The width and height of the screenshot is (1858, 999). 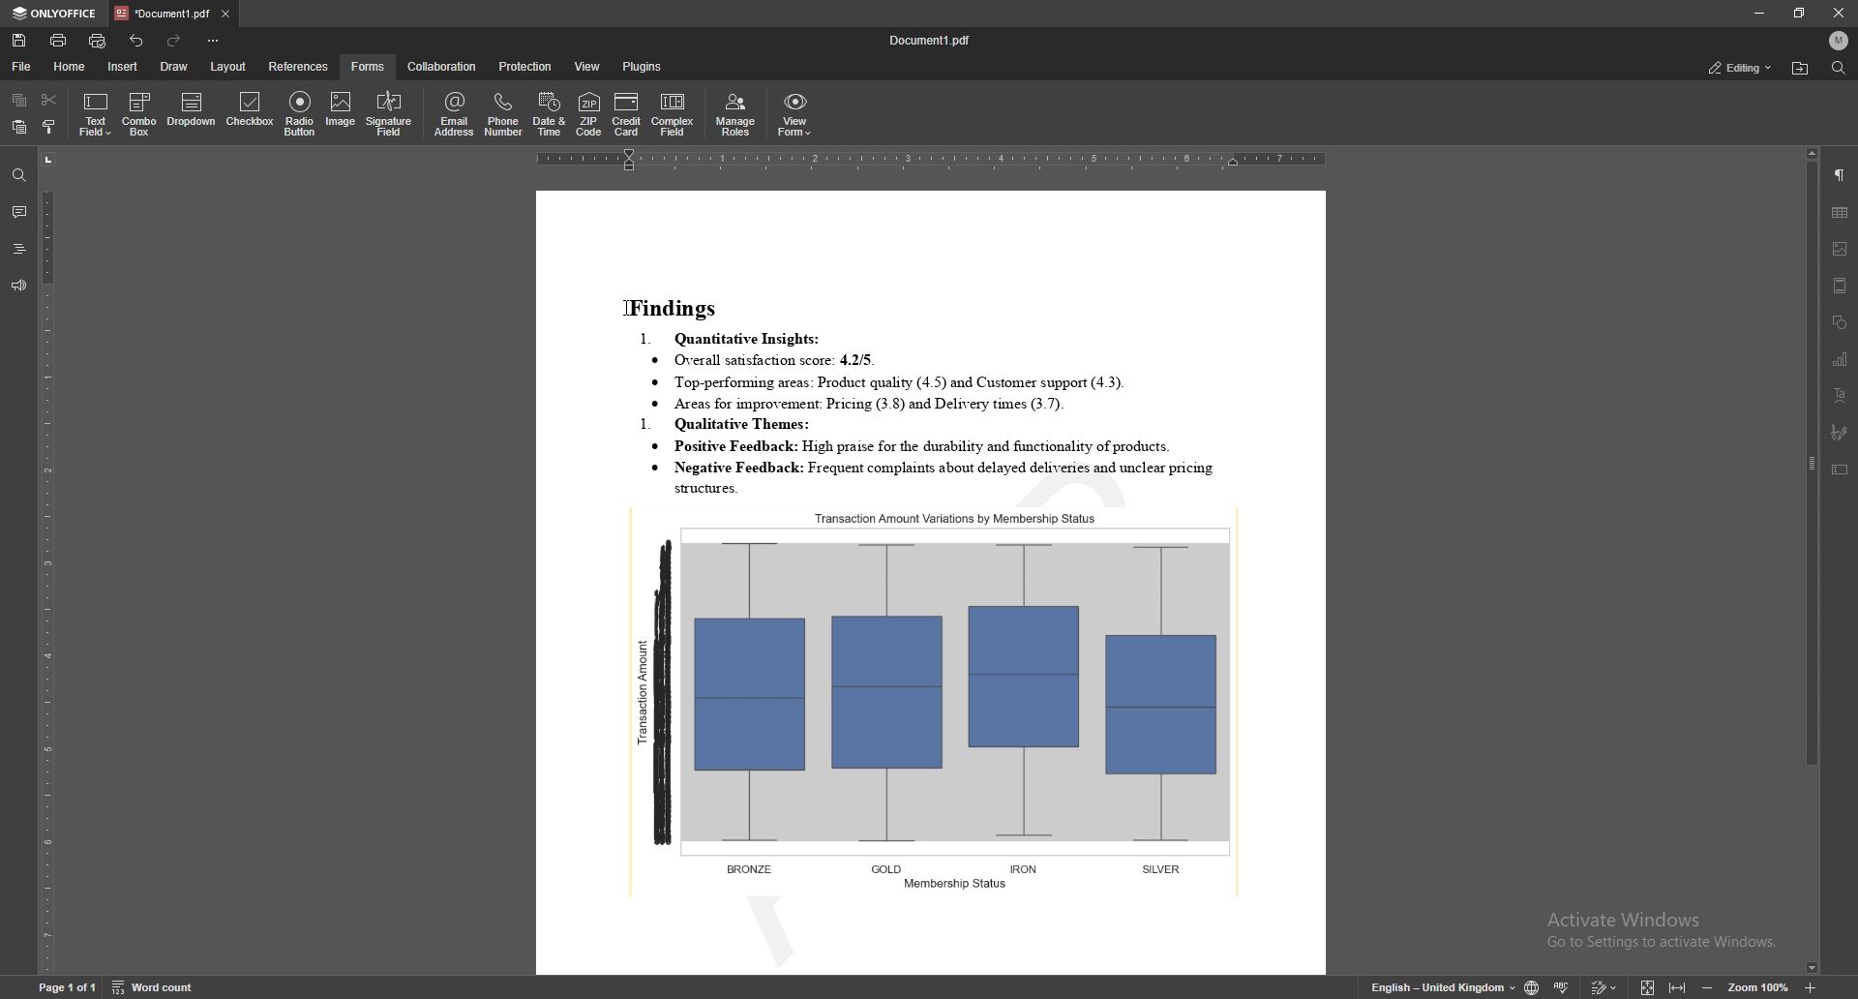 What do you see at coordinates (932, 163) in the screenshot?
I see `horizontal scale` at bounding box center [932, 163].